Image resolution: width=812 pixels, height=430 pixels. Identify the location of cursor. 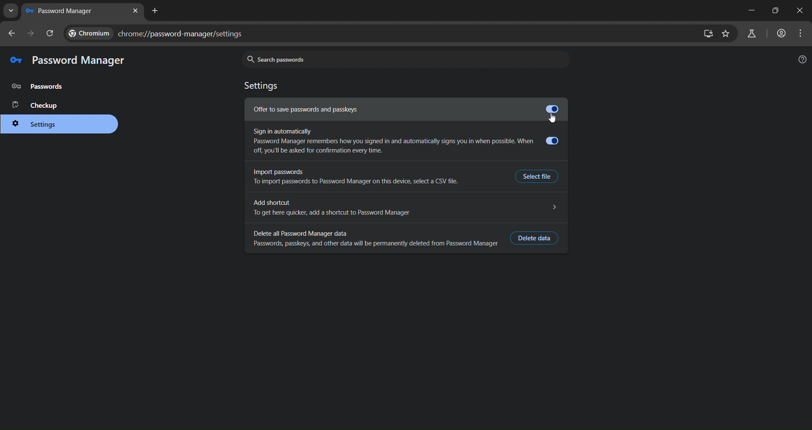
(551, 119).